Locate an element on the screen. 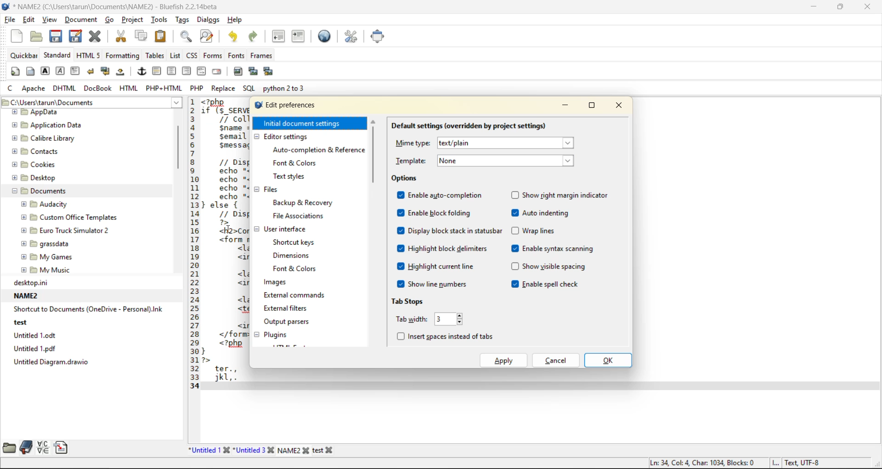  css is located at coordinates (192, 55).